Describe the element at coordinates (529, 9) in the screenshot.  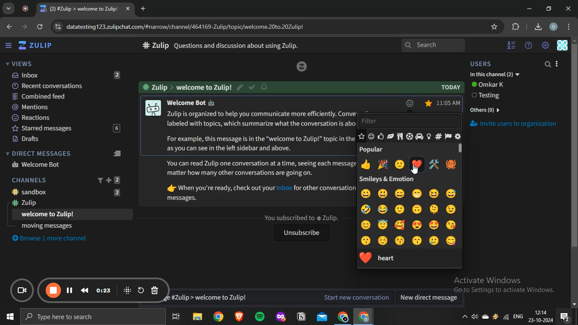
I see `minimize` at that location.